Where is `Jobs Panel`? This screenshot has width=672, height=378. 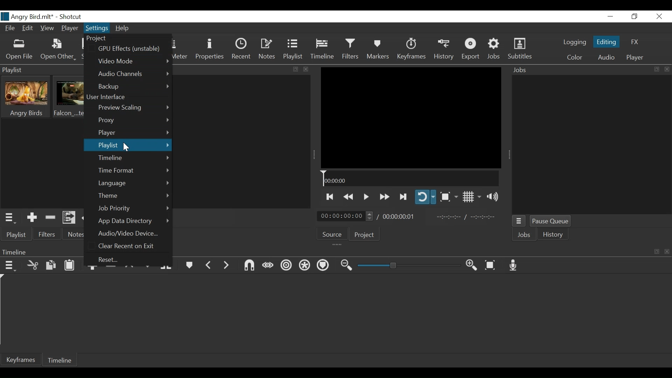 Jobs Panel is located at coordinates (591, 69).